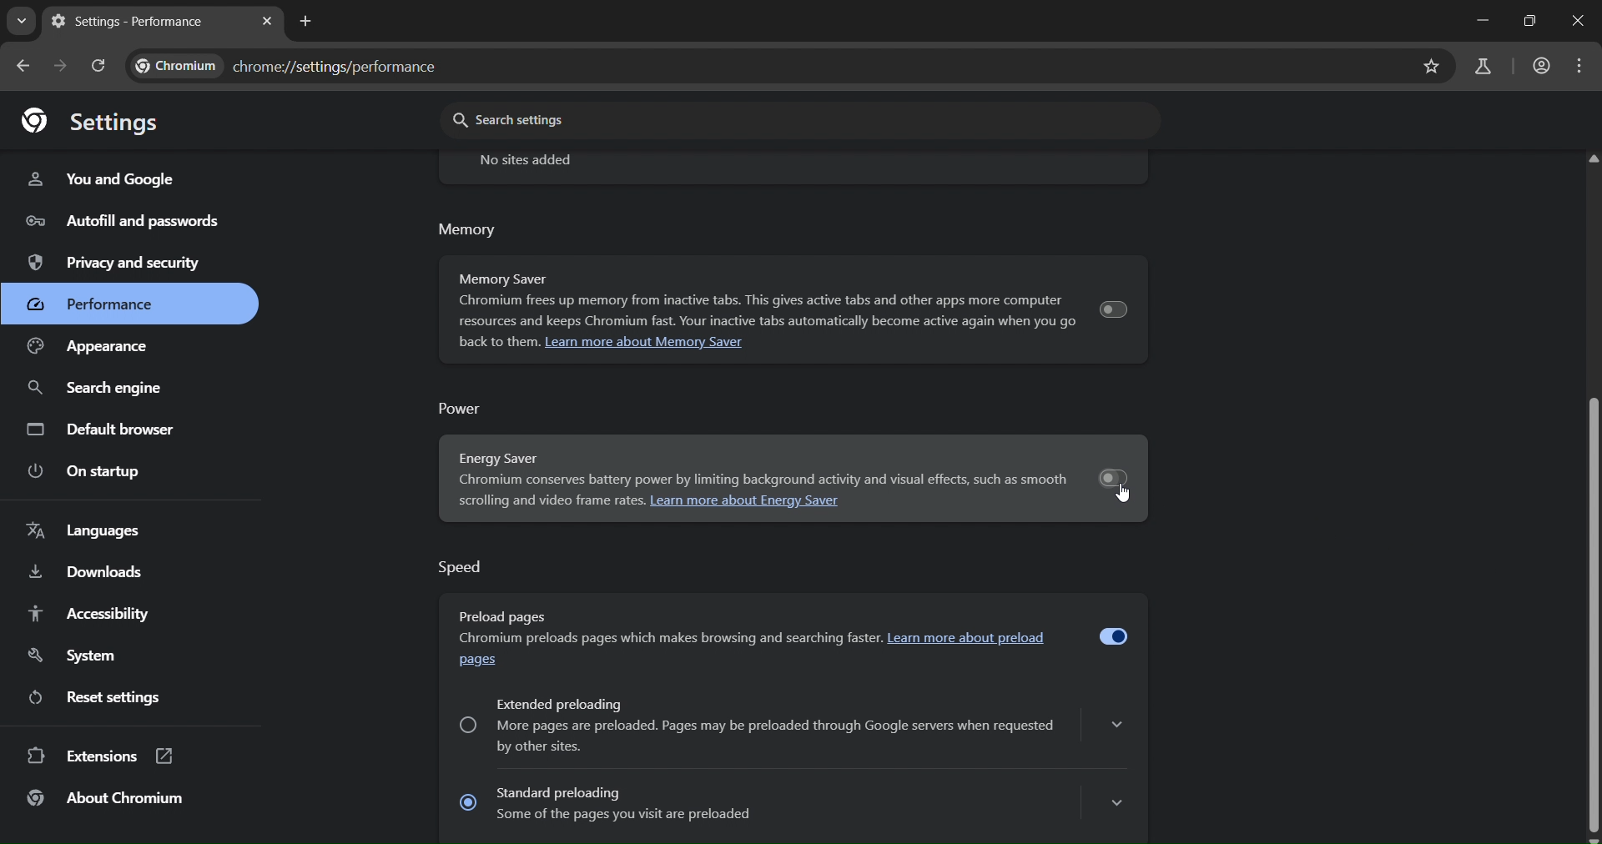 Image resolution: width=1602 pixels, height=844 pixels. Describe the element at coordinates (469, 229) in the screenshot. I see `memory` at that location.